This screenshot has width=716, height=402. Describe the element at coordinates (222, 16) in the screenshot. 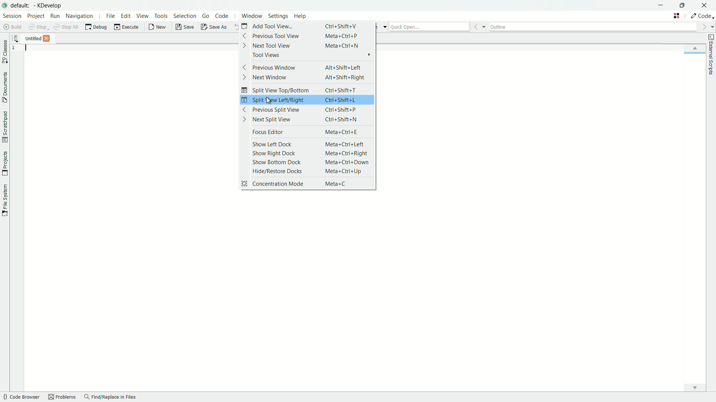

I see `code menu` at that location.